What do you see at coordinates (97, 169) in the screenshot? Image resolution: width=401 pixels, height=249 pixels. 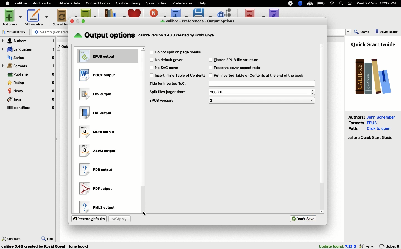 I see `PDB` at bounding box center [97, 169].